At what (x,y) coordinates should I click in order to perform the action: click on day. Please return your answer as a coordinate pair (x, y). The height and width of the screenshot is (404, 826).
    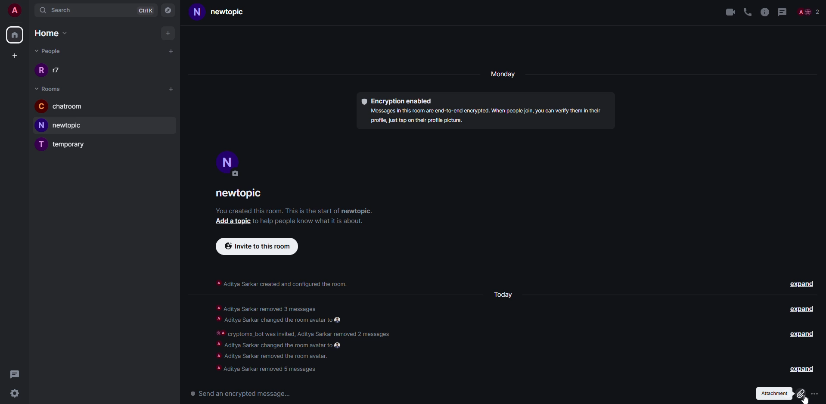
    Looking at the image, I should click on (505, 295).